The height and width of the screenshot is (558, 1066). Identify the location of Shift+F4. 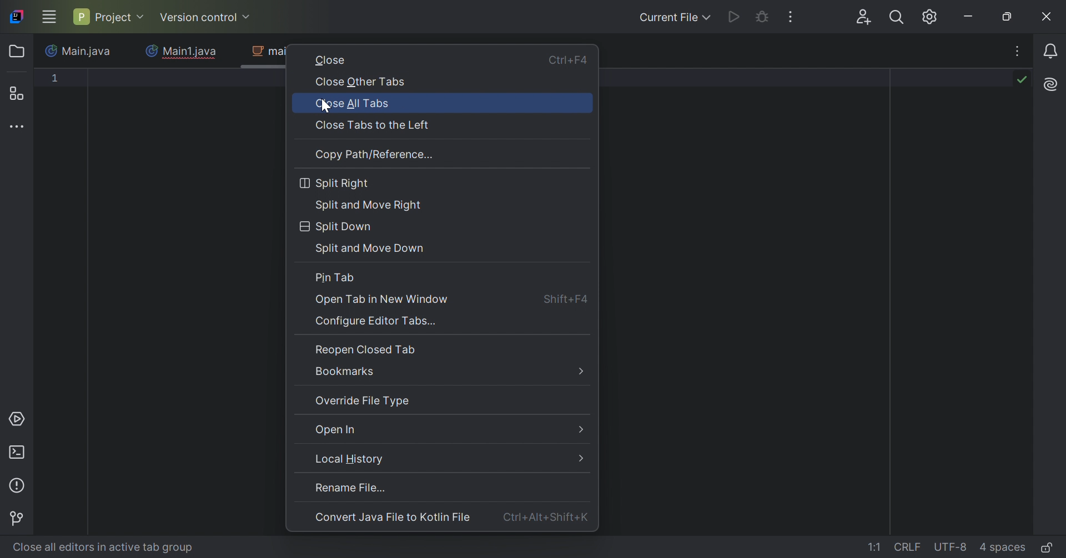
(565, 298).